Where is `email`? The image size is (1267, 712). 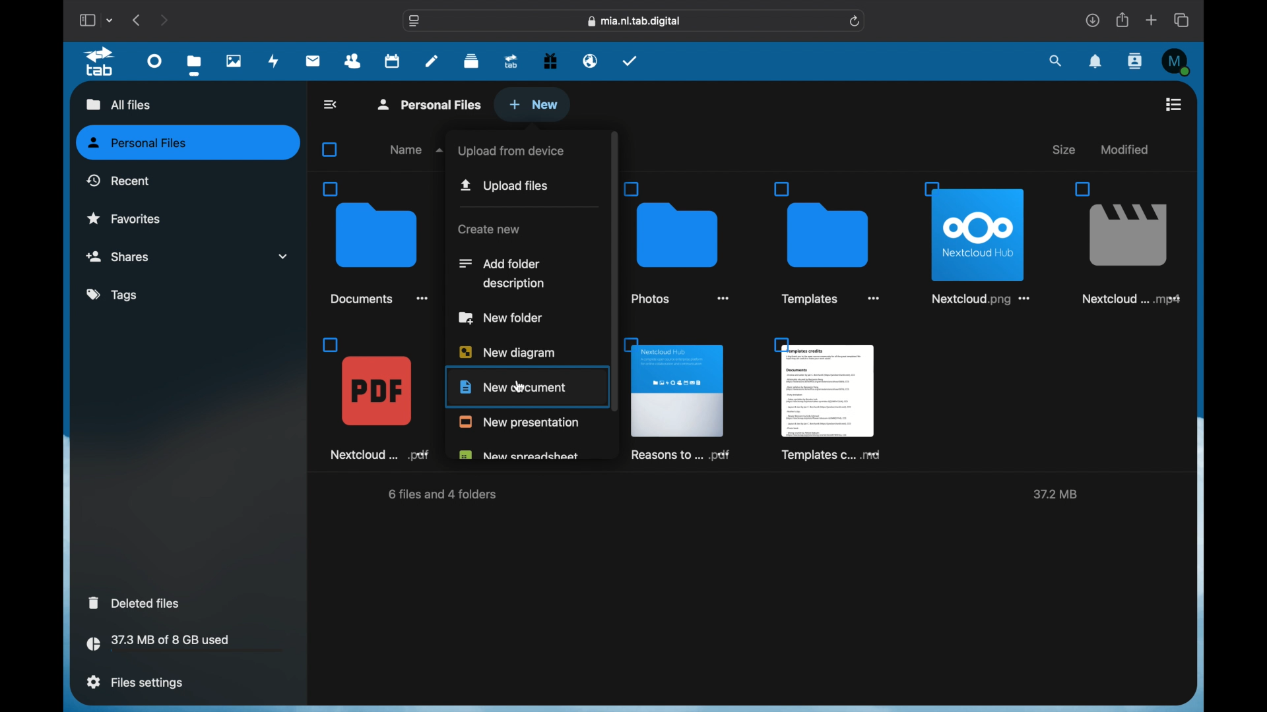 email is located at coordinates (591, 61).